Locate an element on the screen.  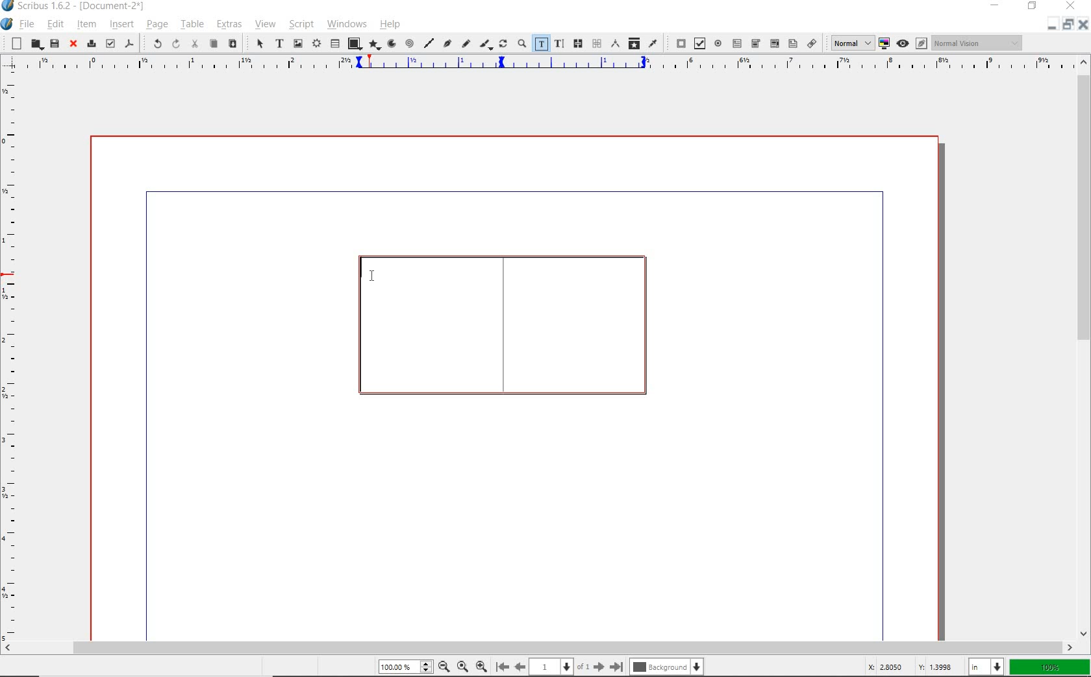
table is located at coordinates (335, 43).